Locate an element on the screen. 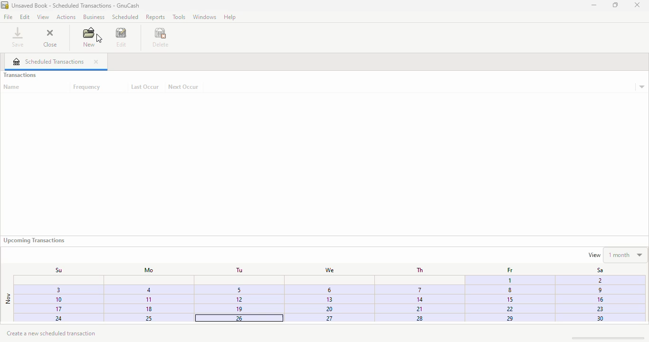  new is located at coordinates (88, 37).